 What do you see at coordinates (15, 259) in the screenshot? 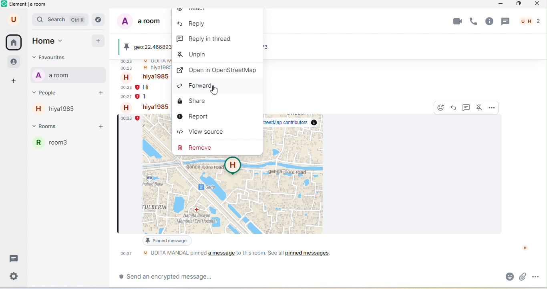
I see `threads` at bounding box center [15, 259].